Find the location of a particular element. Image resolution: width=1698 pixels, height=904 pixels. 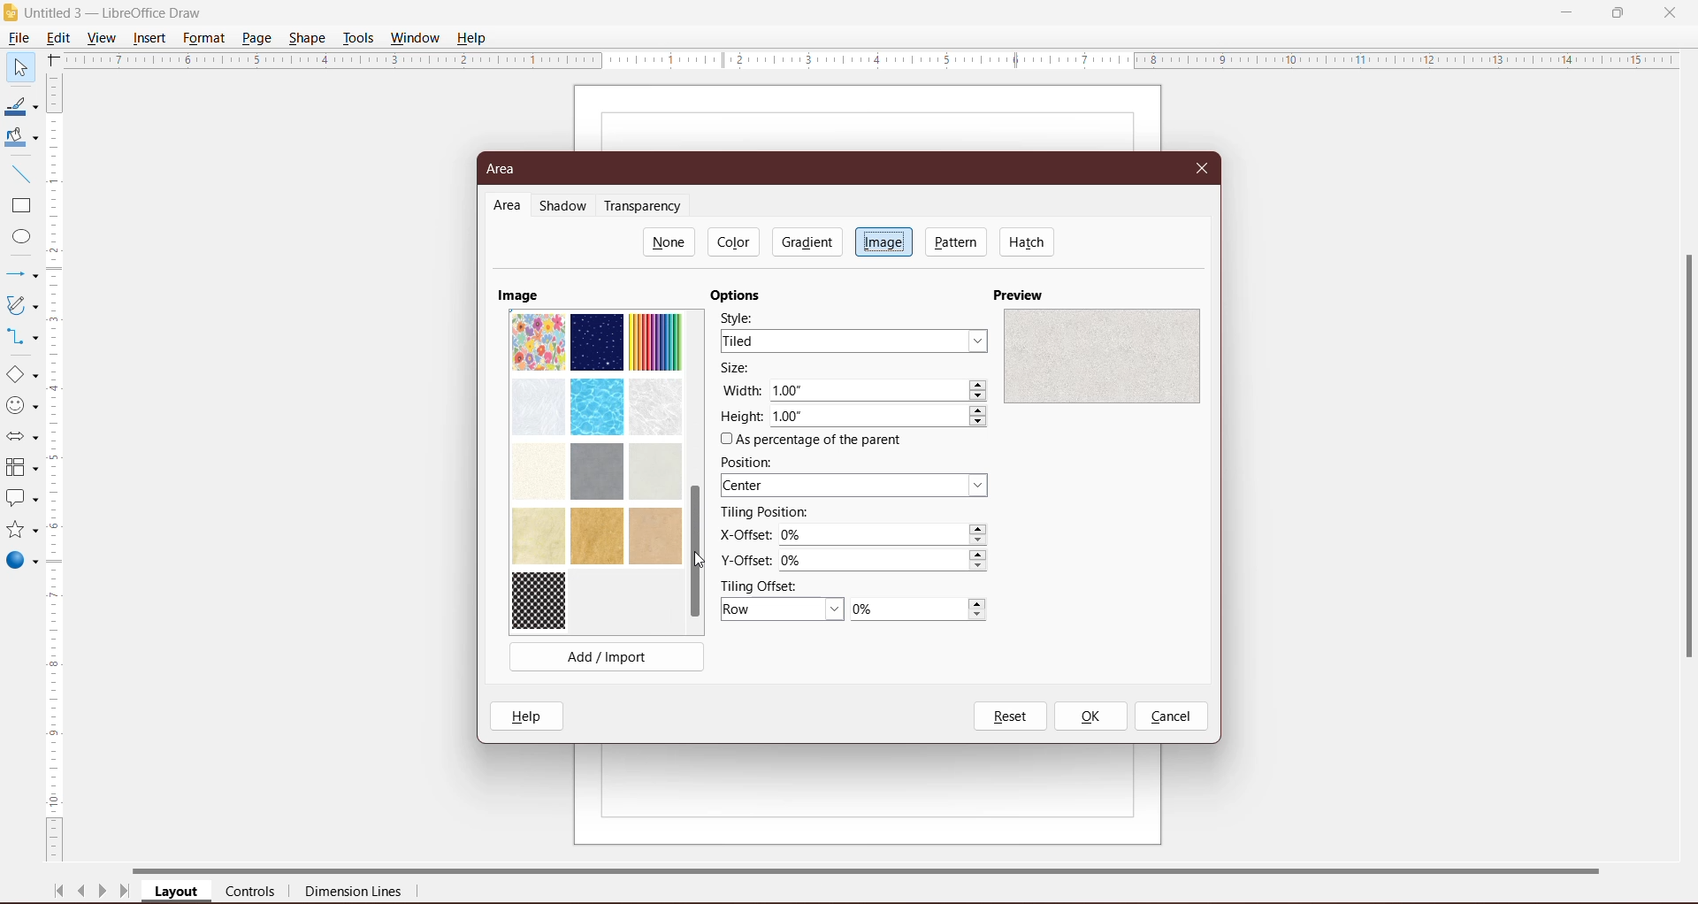

Lines and Arrows is located at coordinates (20, 276).